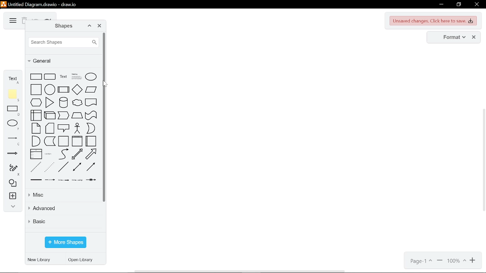 The image size is (486, 273). I want to click on general, so click(64, 61).